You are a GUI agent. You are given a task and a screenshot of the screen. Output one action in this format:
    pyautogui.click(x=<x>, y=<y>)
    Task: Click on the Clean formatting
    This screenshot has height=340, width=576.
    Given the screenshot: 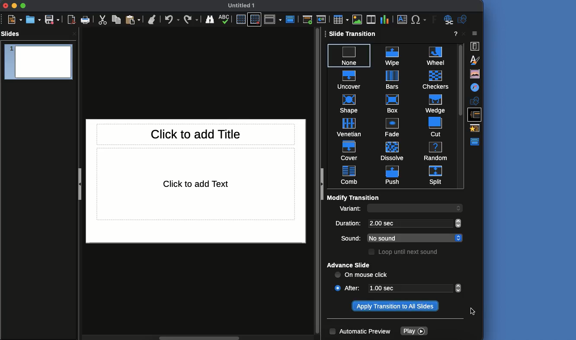 What is the action you would take?
    pyautogui.click(x=153, y=19)
    